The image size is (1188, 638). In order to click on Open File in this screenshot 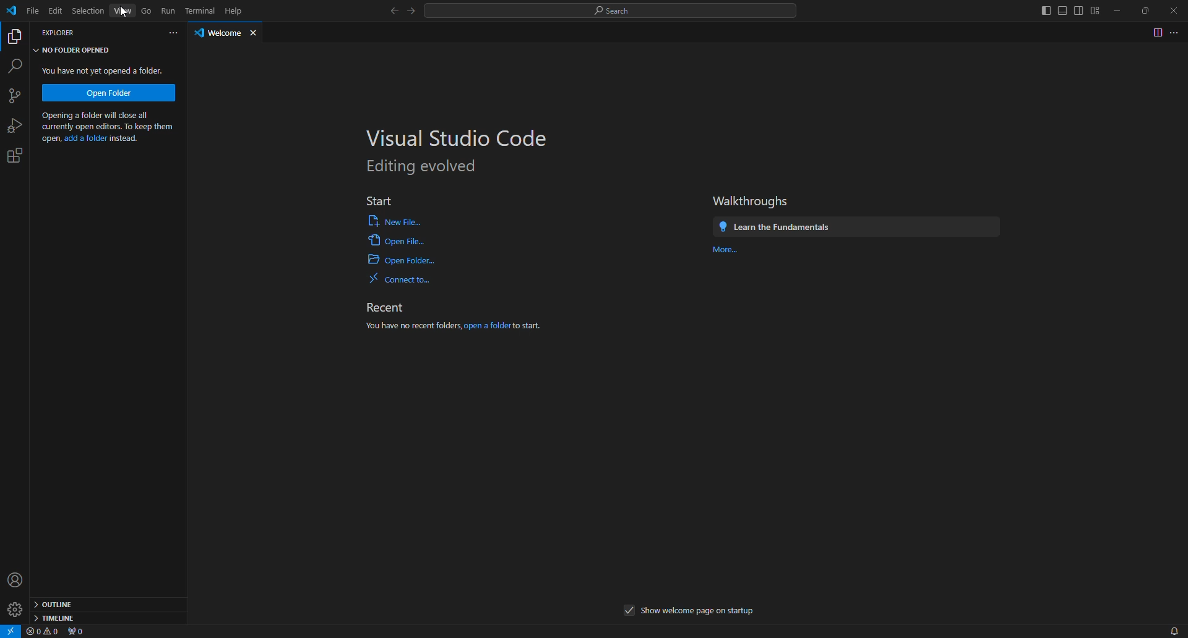, I will do `click(396, 240)`.